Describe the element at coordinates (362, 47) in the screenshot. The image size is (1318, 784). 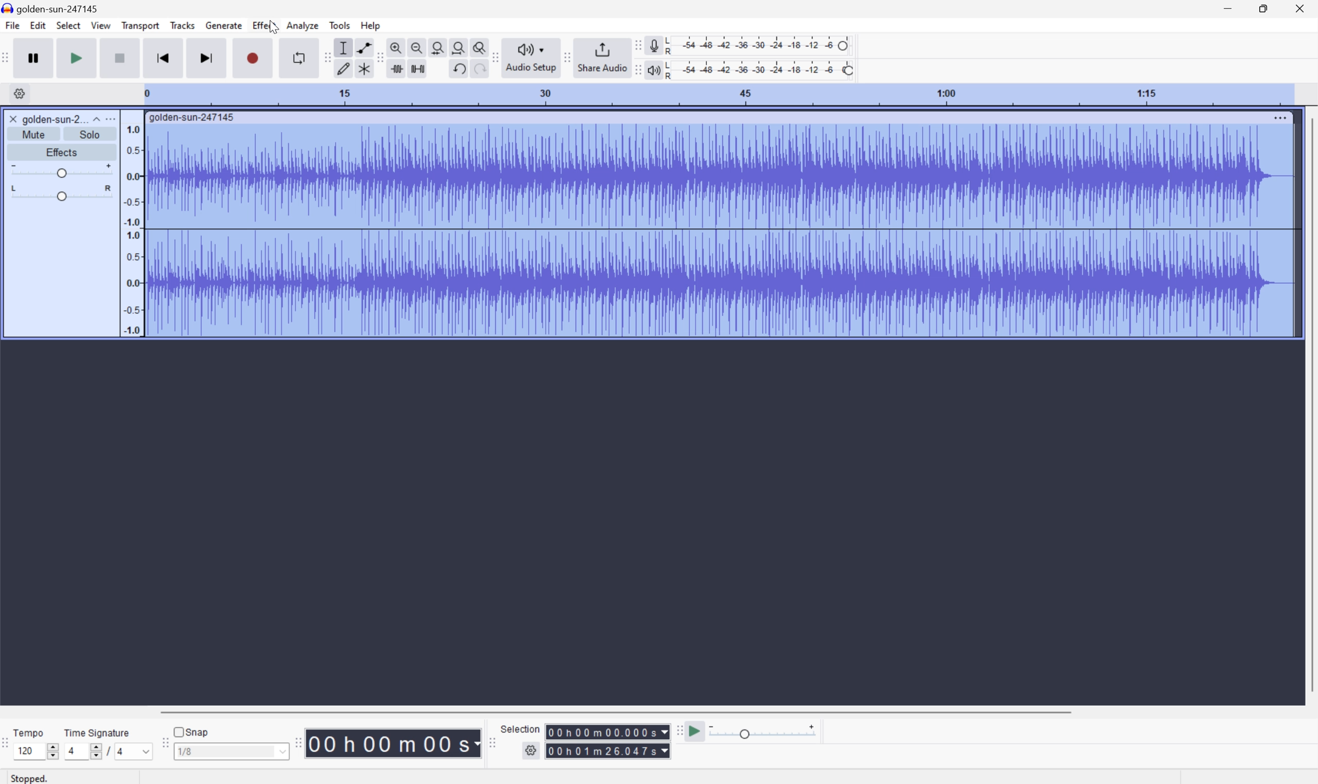
I see `Envelop tool` at that location.